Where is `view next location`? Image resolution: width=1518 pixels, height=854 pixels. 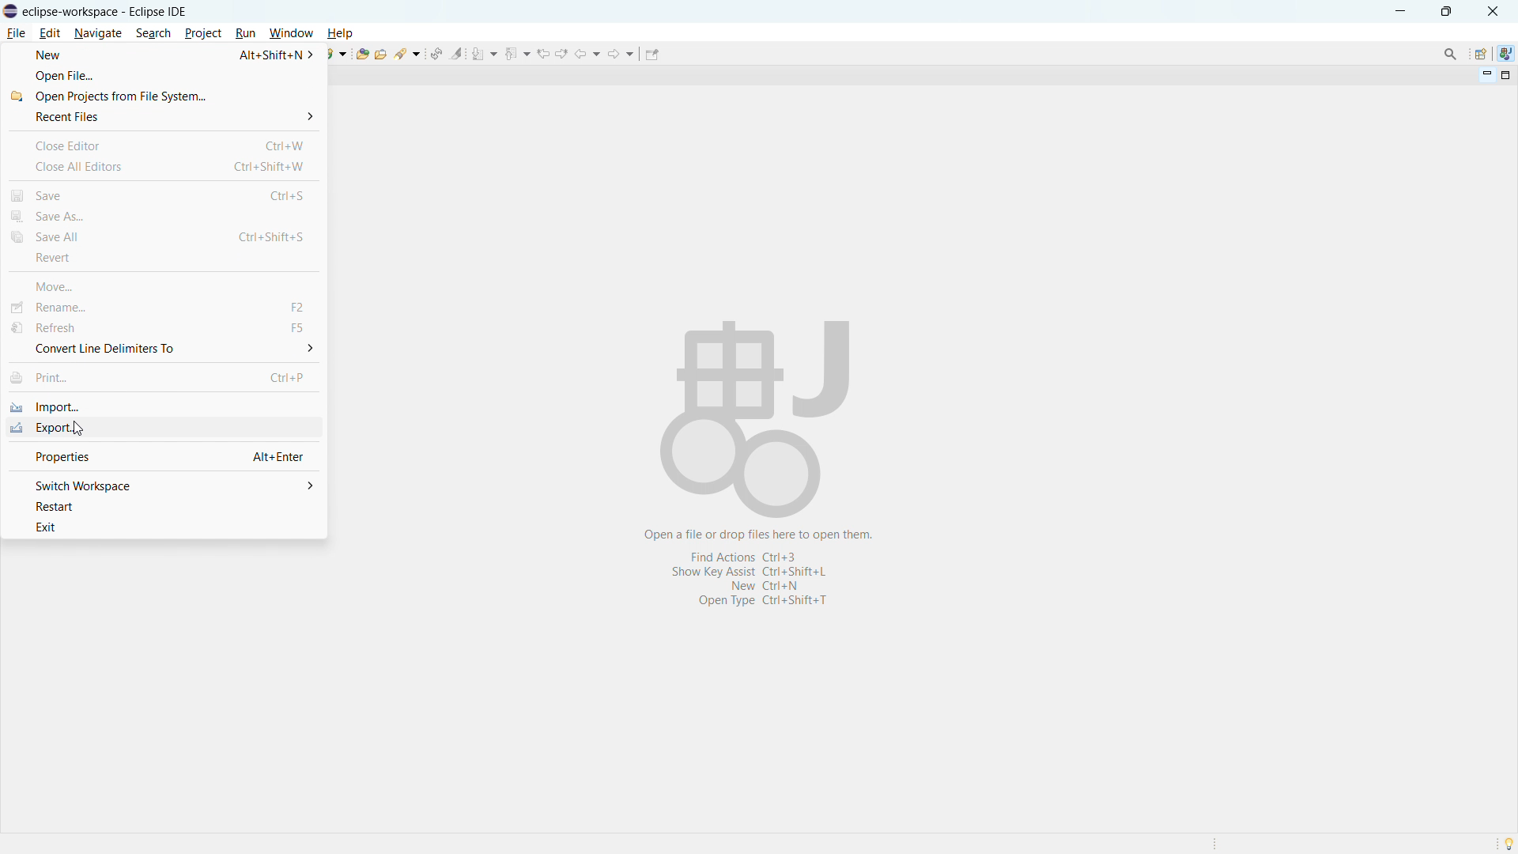
view next location is located at coordinates (562, 53).